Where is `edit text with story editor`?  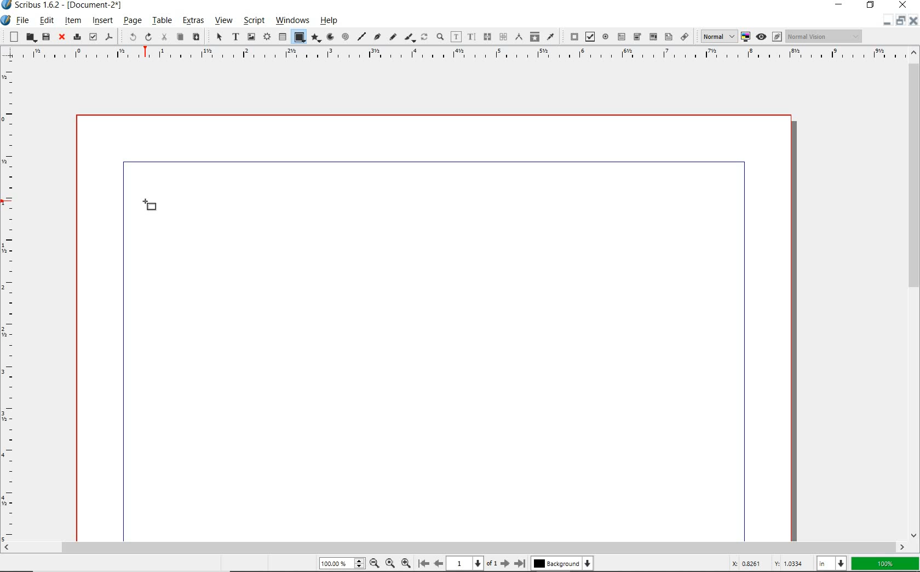 edit text with story editor is located at coordinates (472, 37).